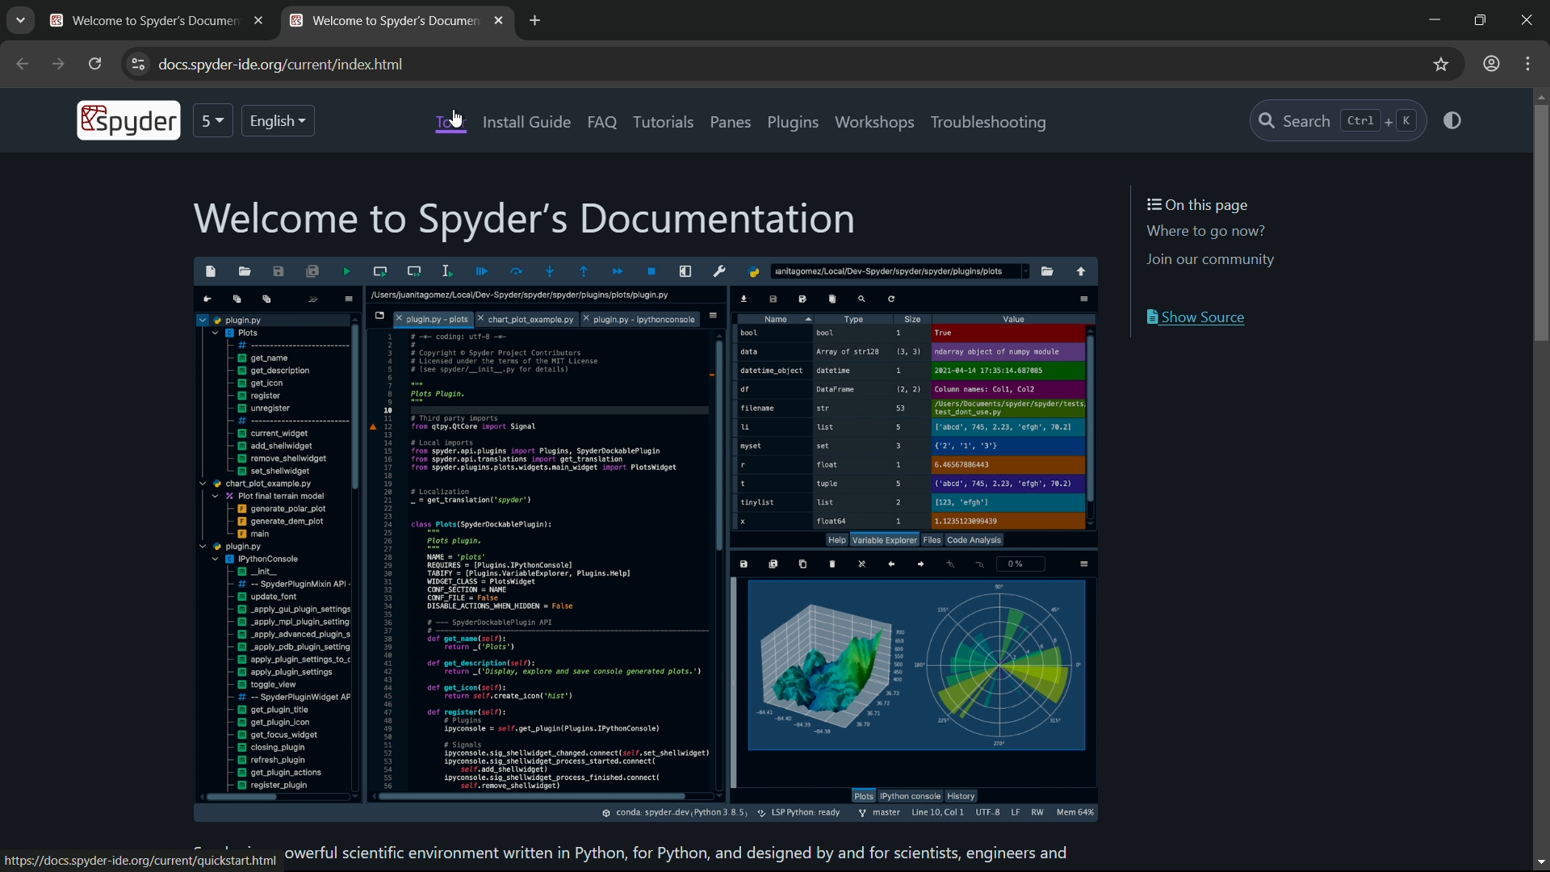 This screenshot has width=1550, height=872. I want to click on workshops, so click(875, 123).